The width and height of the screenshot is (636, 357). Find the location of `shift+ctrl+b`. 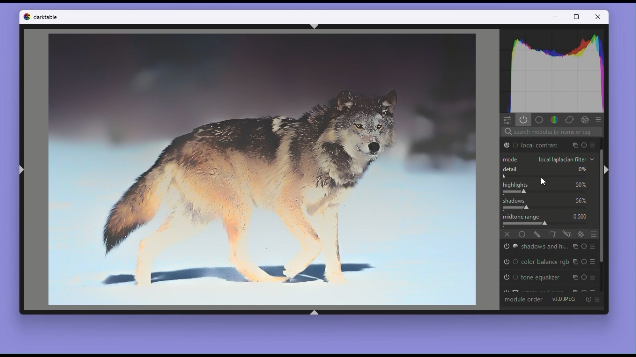

shift+ctrl+b is located at coordinates (314, 313).